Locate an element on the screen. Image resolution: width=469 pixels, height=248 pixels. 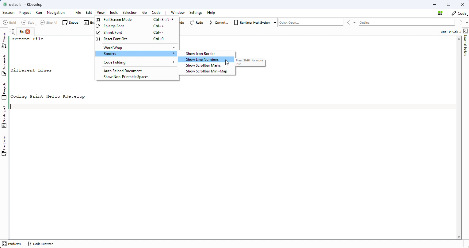
Classes is located at coordinates (5, 41).